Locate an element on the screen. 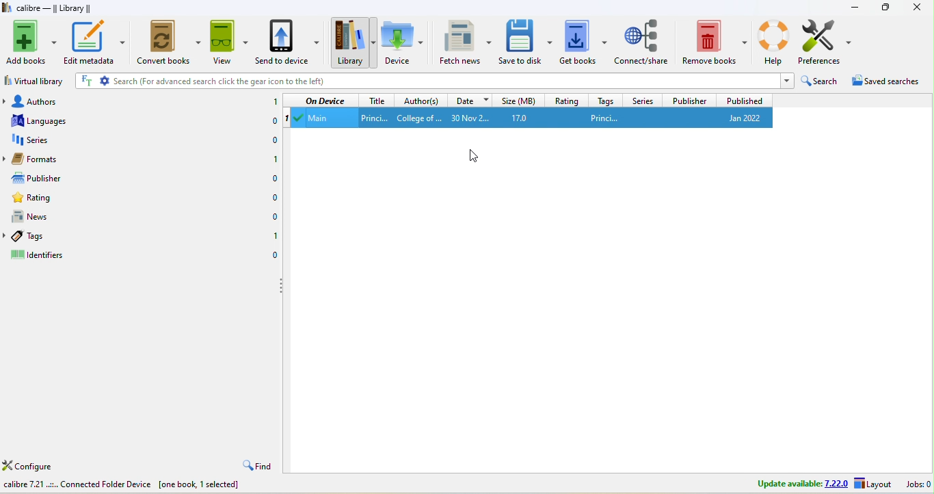 The width and height of the screenshot is (934, 494). rating is located at coordinates (42, 198).